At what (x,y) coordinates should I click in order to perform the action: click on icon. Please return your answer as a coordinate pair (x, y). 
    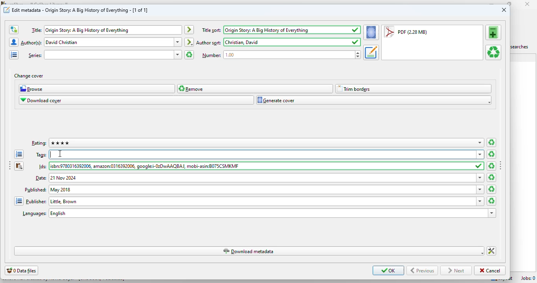
    Looking at the image, I should click on (7, 10).